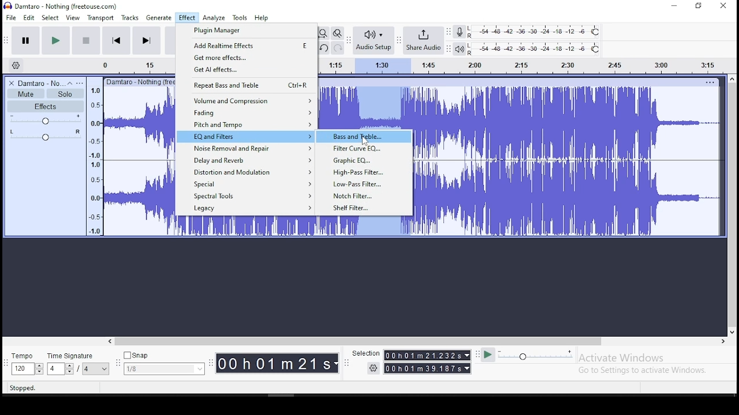  I want to click on redo, so click(338, 47).